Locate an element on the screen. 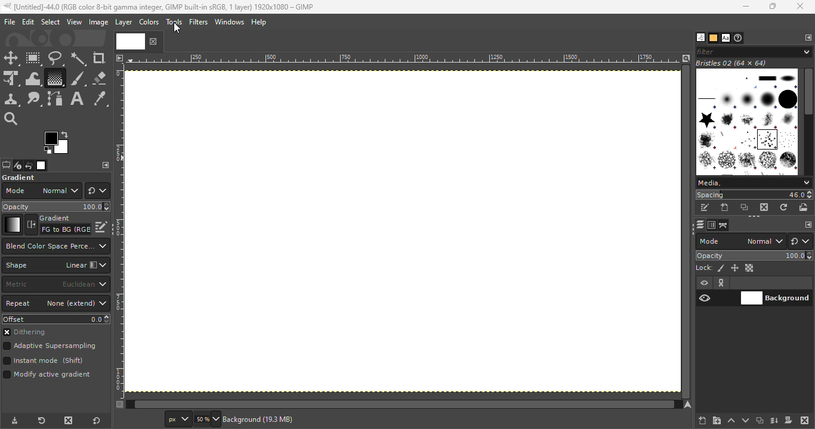  Edit this gradient is located at coordinates (101, 226).